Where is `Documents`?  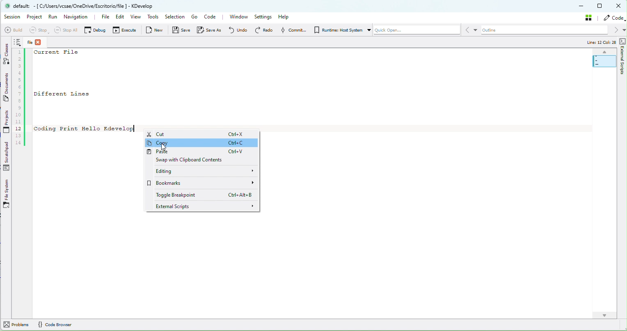 Documents is located at coordinates (7, 88).